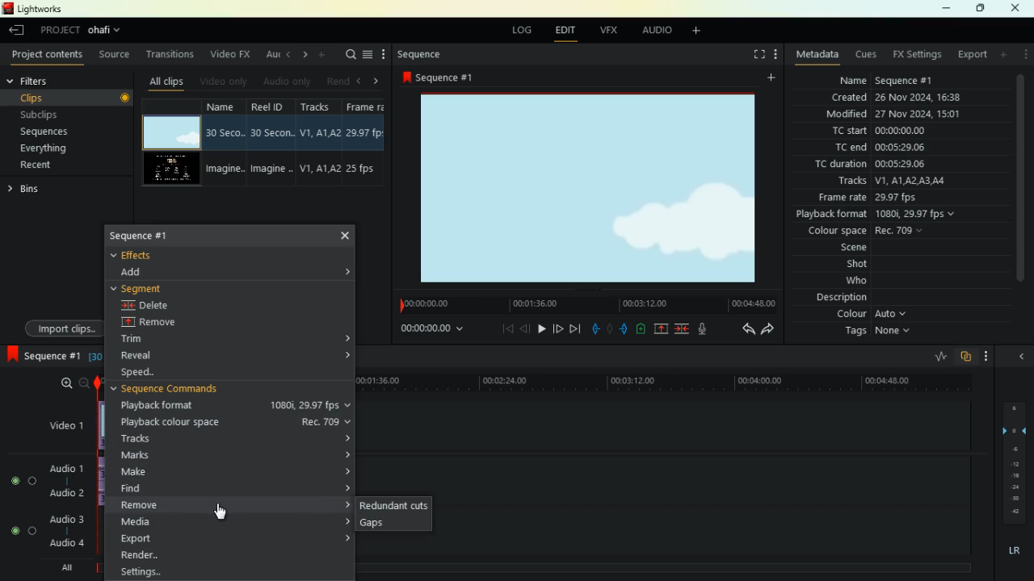 The image size is (1034, 581). What do you see at coordinates (144, 254) in the screenshot?
I see `effects` at bounding box center [144, 254].